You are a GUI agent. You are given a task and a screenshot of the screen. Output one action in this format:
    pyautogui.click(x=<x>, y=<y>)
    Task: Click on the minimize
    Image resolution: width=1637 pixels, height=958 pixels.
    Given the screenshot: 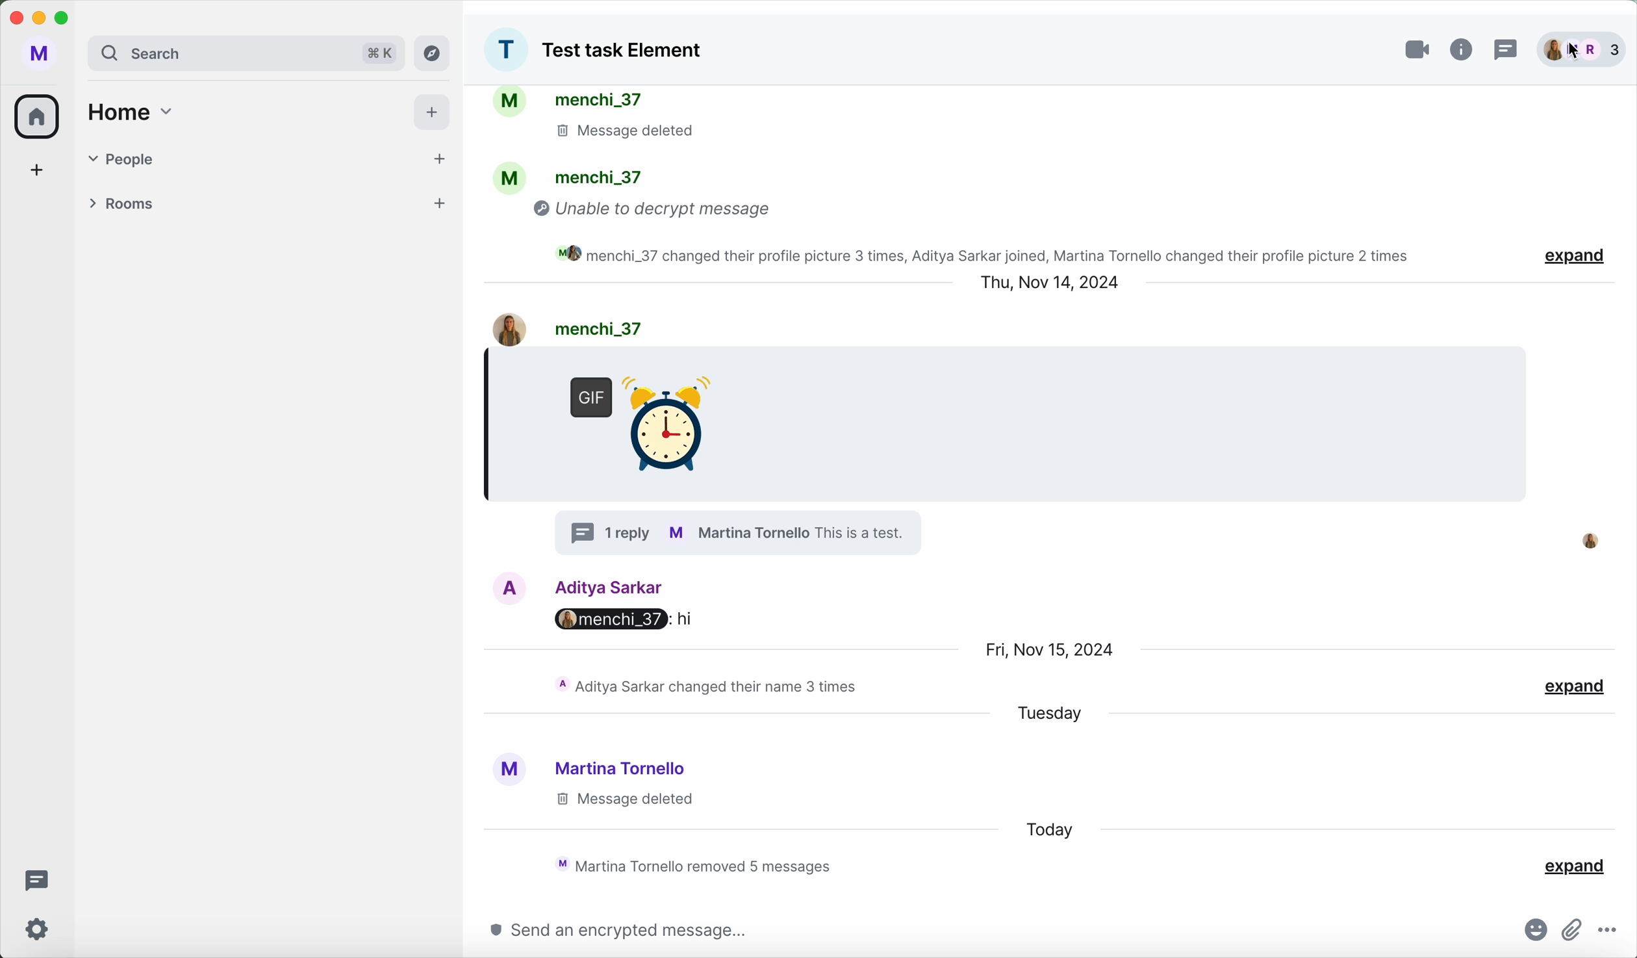 What is the action you would take?
    pyautogui.click(x=39, y=19)
    